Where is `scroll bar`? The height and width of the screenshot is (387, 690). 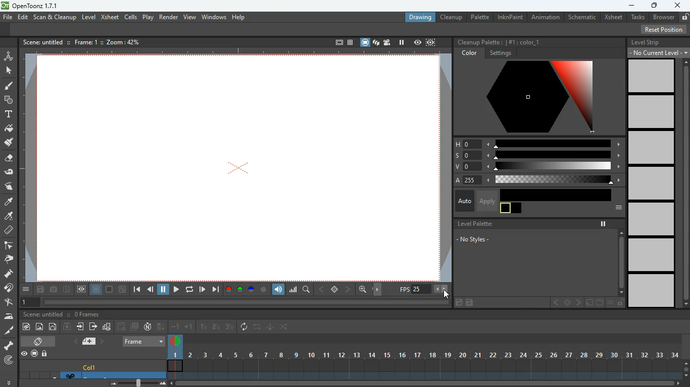
scroll bar is located at coordinates (618, 262).